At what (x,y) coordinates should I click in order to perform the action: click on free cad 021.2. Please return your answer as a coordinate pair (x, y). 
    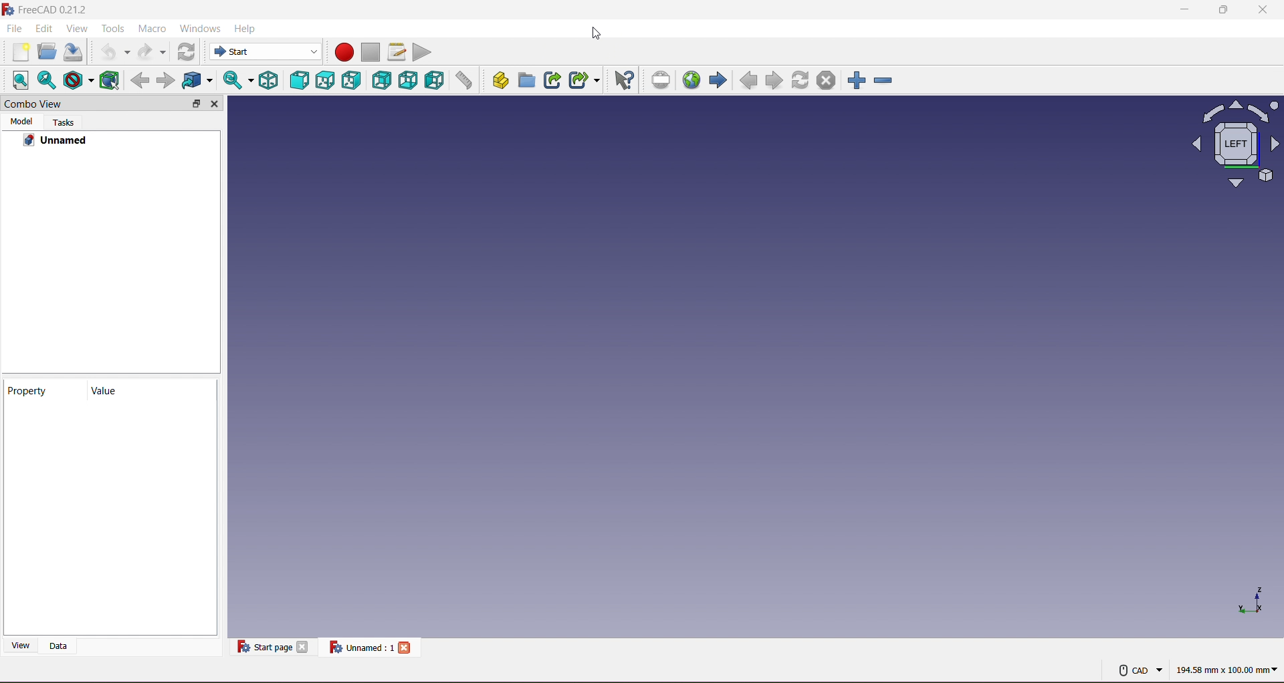
    Looking at the image, I should click on (70, 11).